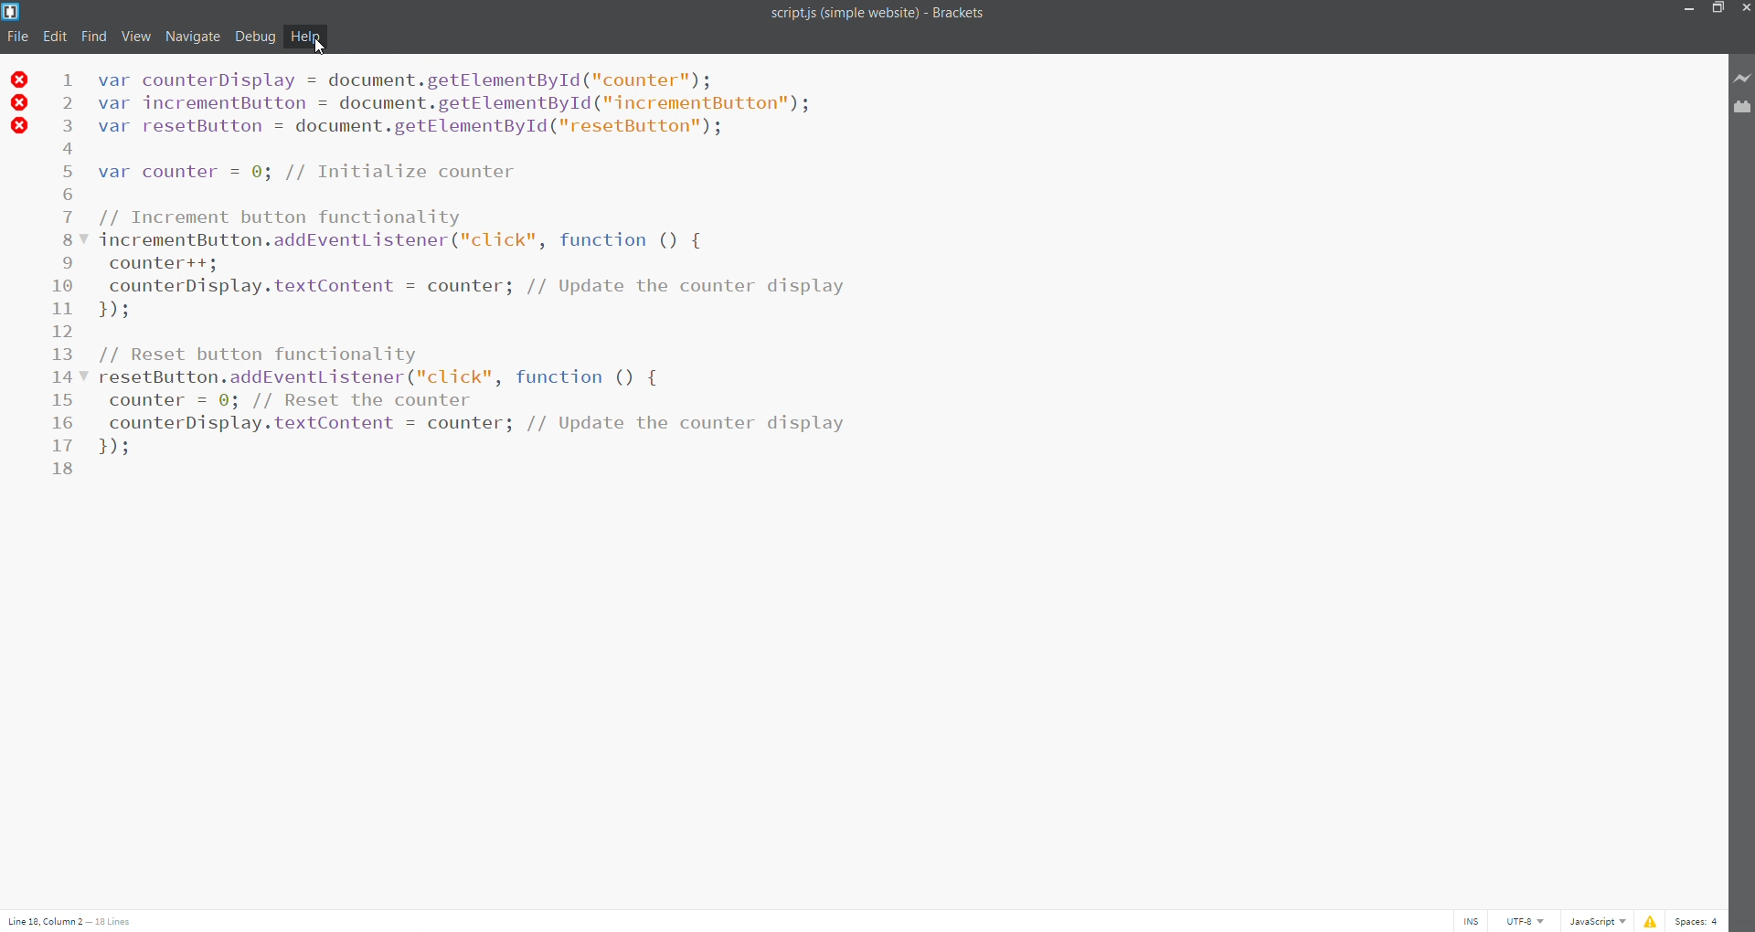  What do you see at coordinates (20, 103) in the screenshot?
I see `line error ` at bounding box center [20, 103].